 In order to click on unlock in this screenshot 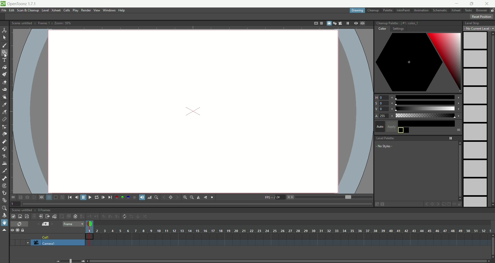, I will do `click(492, 11)`.